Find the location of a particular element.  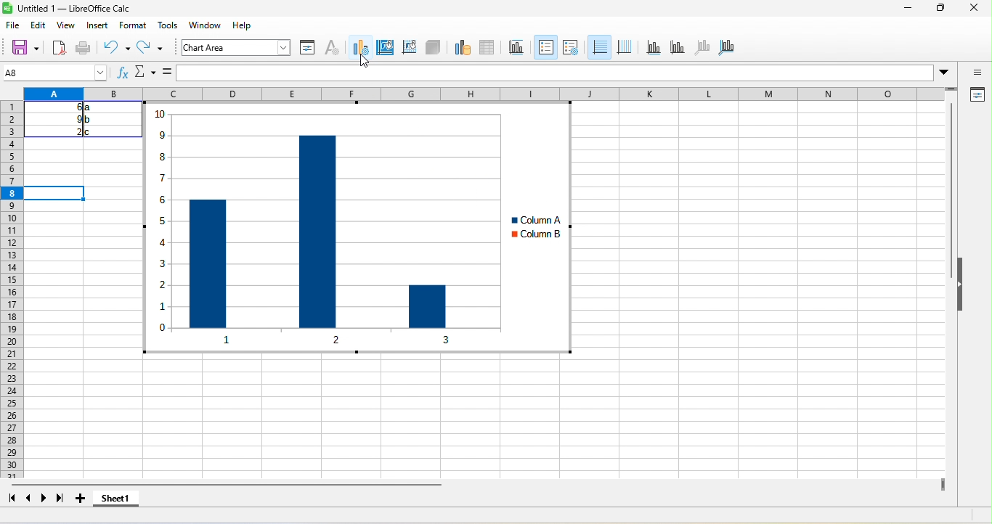

redo is located at coordinates (151, 48).